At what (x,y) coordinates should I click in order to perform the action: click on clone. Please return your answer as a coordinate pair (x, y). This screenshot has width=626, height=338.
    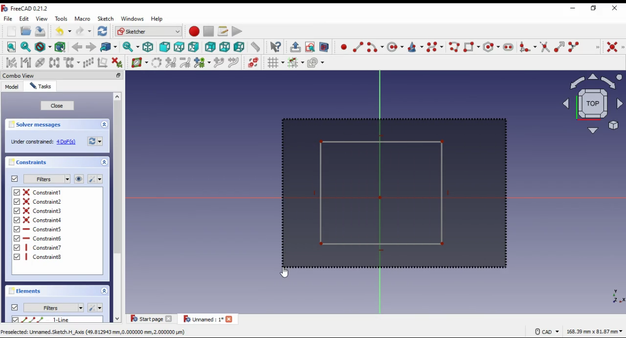
    Looking at the image, I should click on (72, 63).